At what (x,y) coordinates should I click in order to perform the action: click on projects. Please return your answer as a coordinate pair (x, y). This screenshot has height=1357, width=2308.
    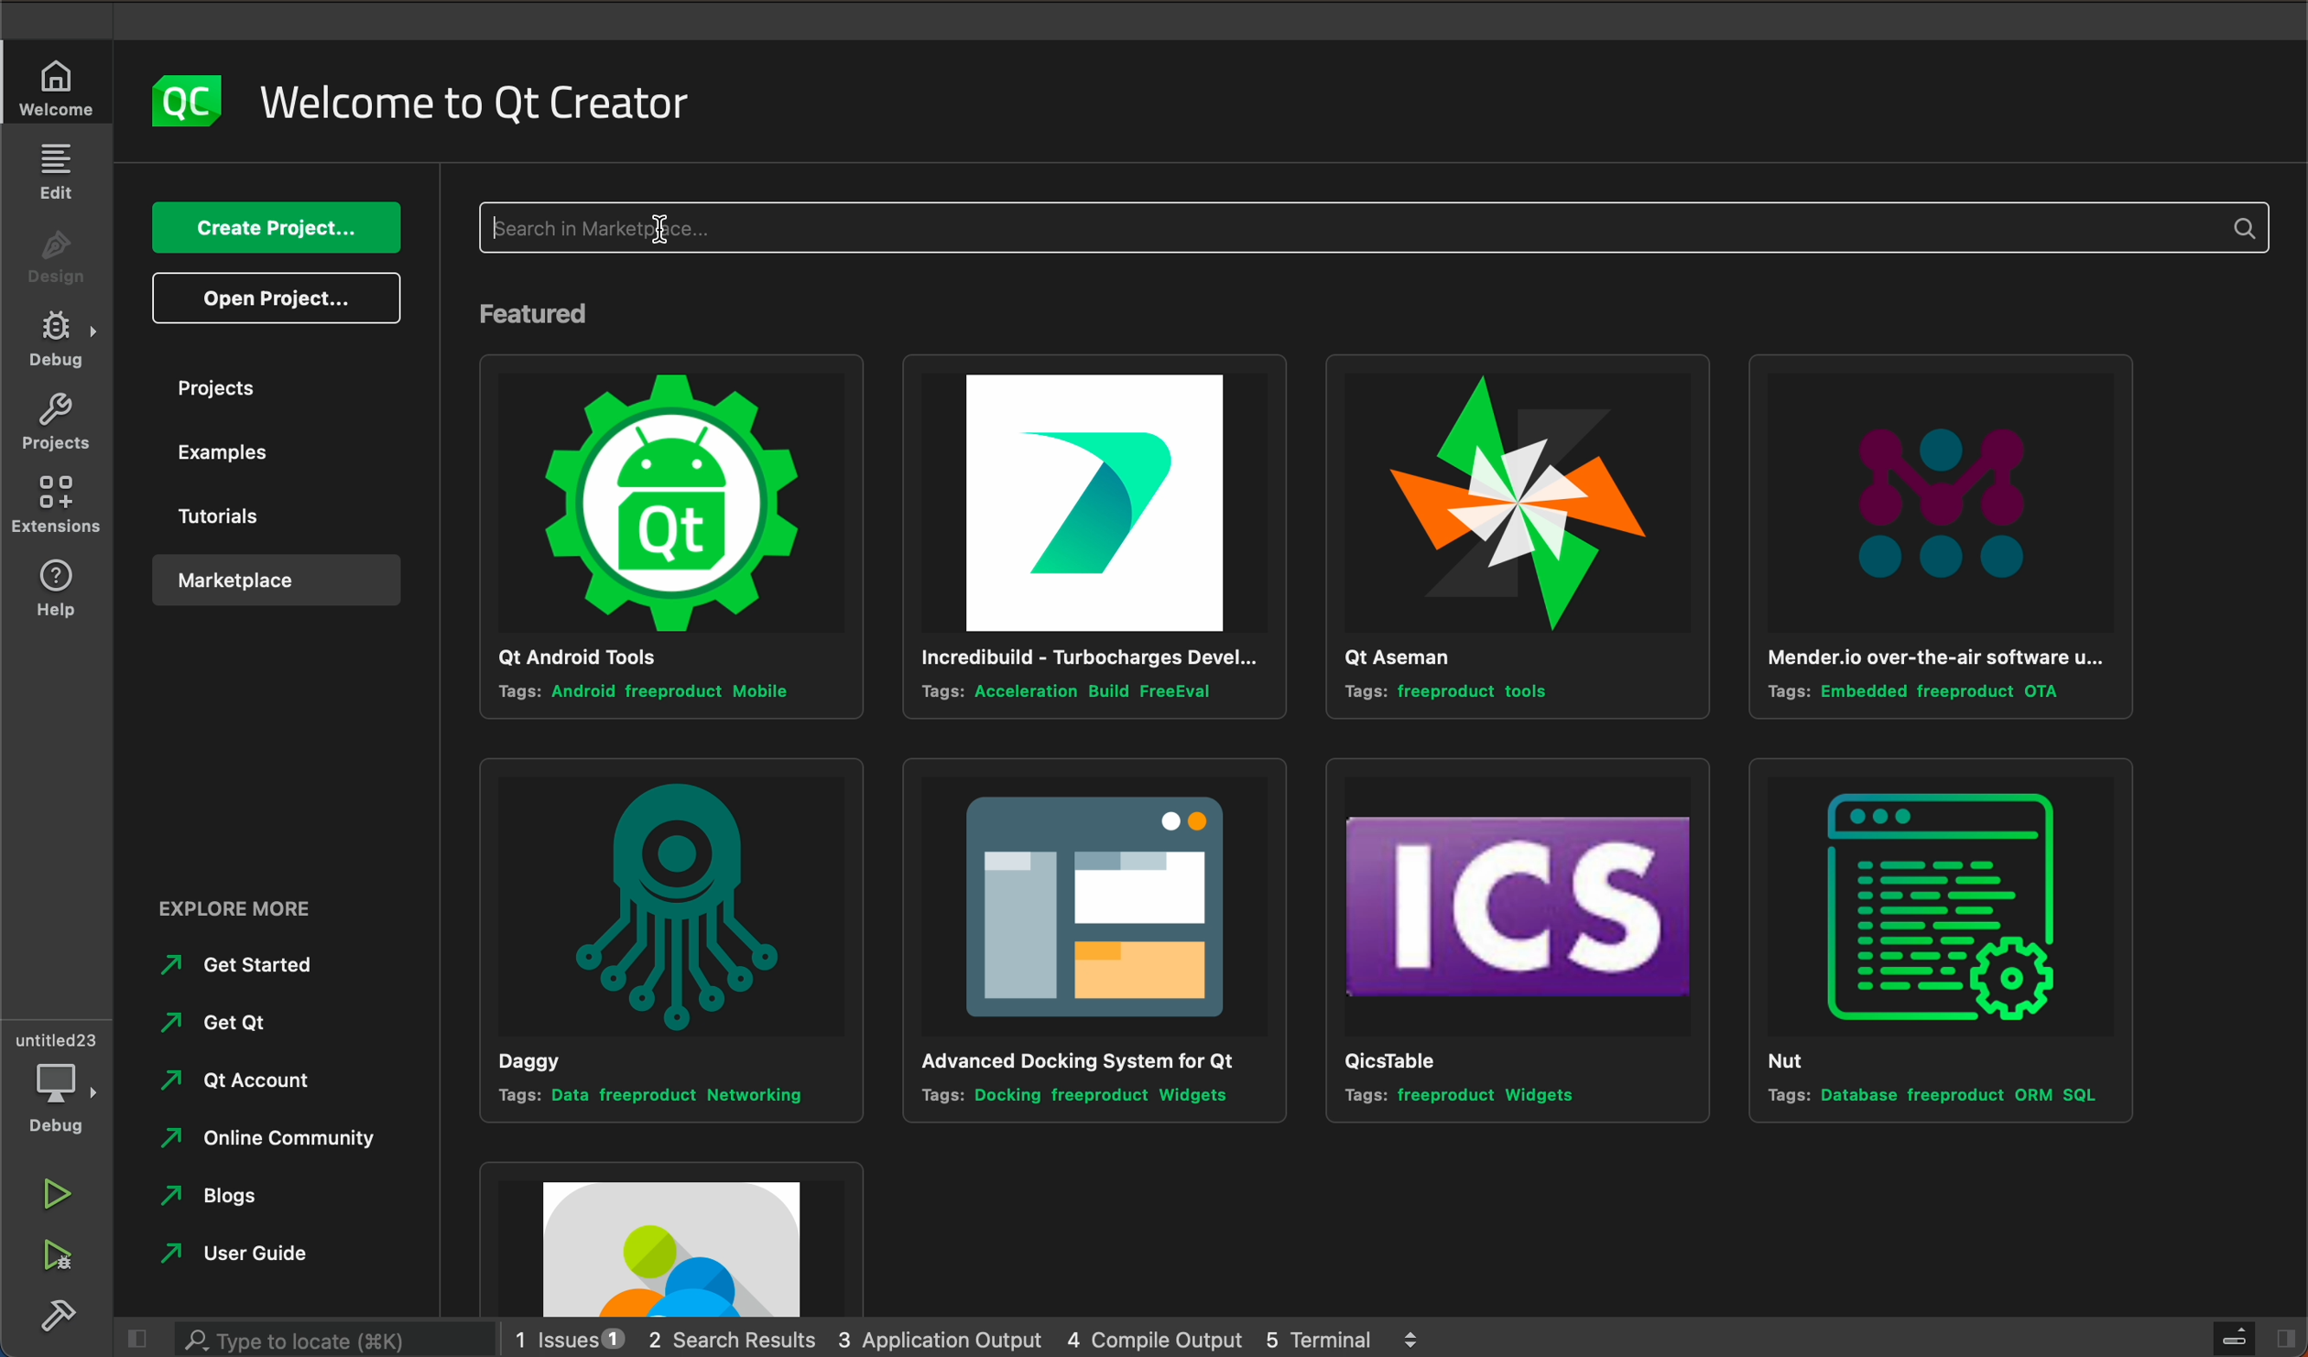
    Looking at the image, I should click on (54, 426).